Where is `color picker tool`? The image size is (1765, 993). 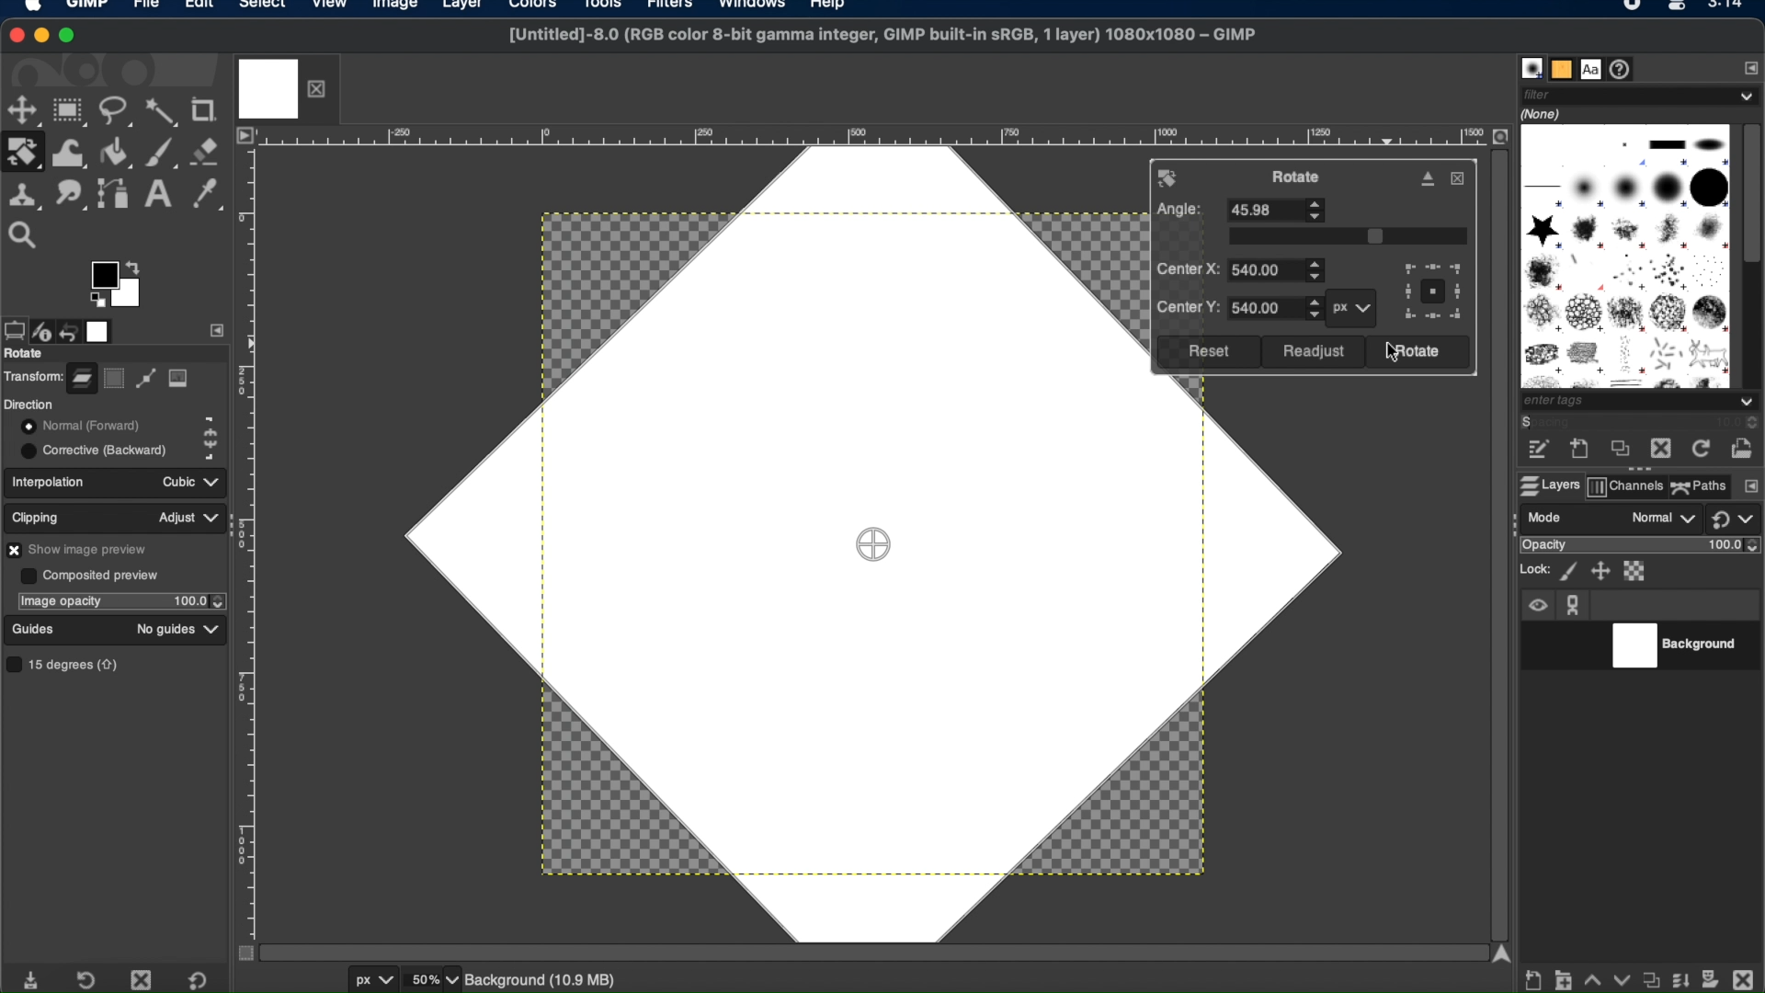
color picker tool is located at coordinates (208, 195).